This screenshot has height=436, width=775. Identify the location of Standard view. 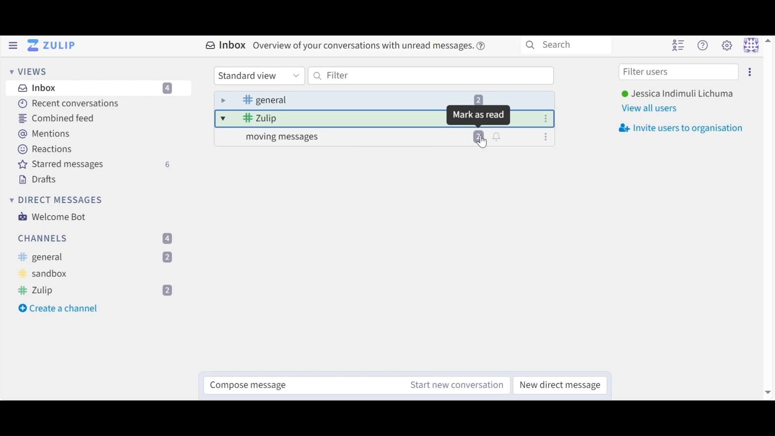
(260, 76).